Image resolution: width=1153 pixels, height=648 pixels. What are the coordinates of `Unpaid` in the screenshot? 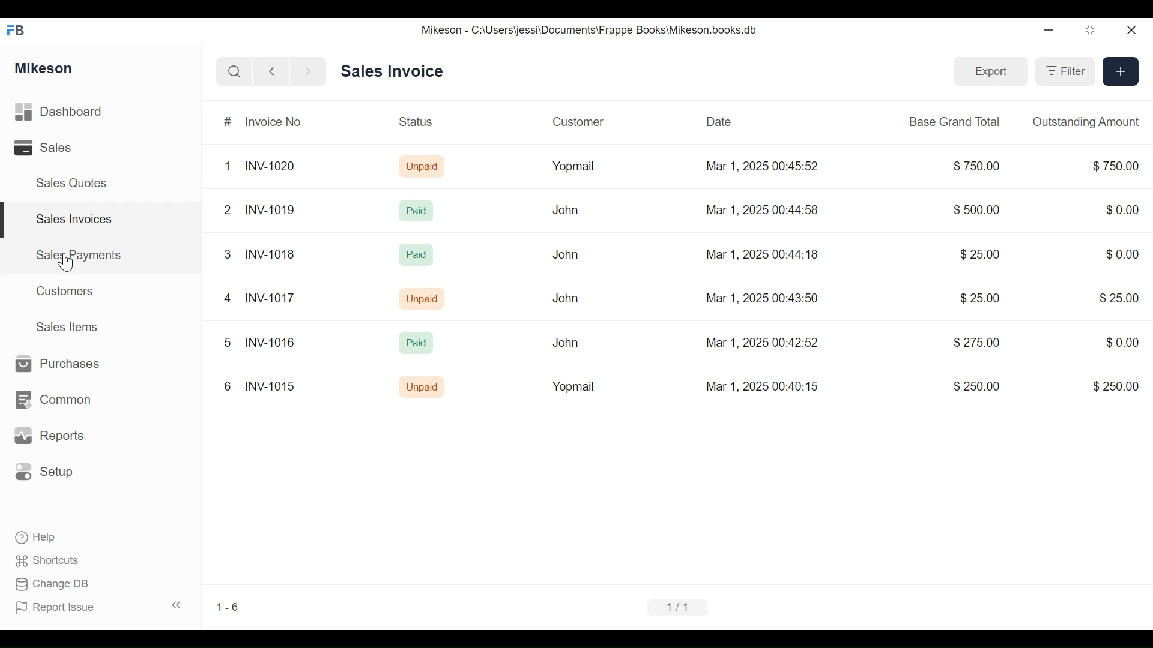 It's located at (421, 388).